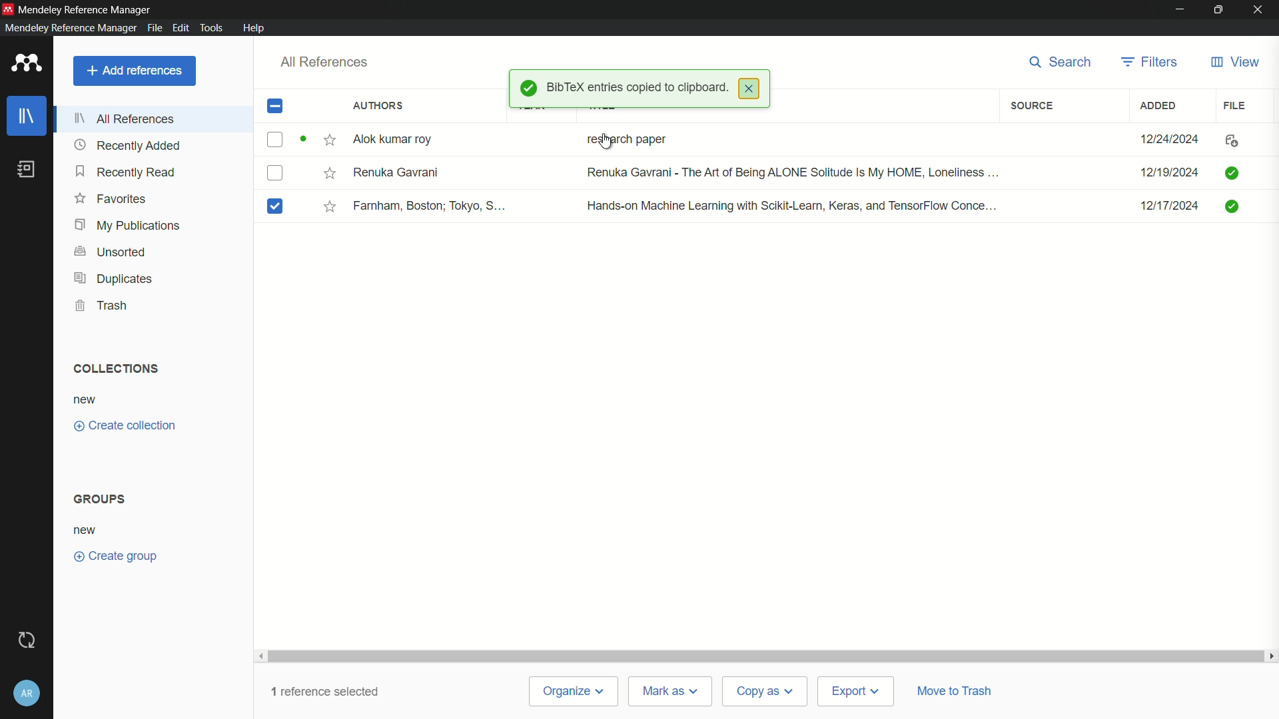 This screenshot has height=719, width=1279. I want to click on FIle uploaded, so click(1234, 171).